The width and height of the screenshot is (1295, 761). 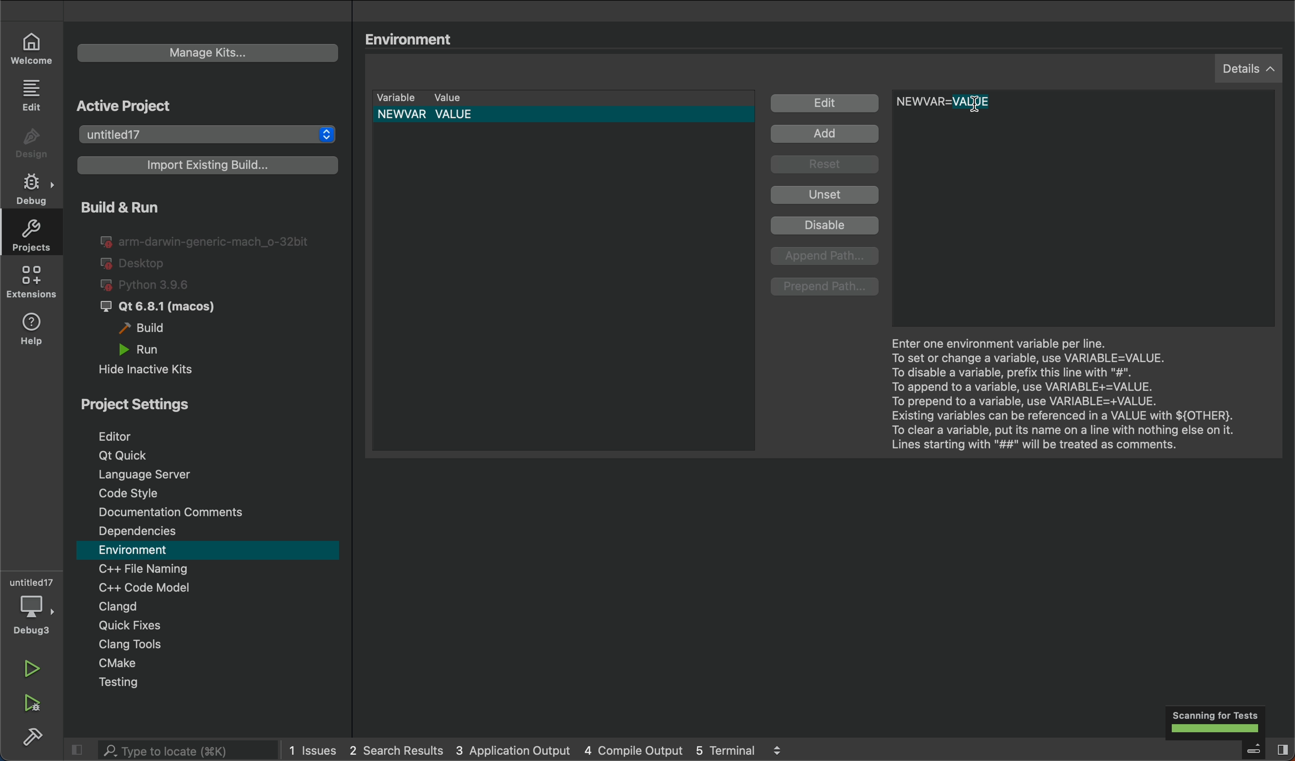 What do you see at coordinates (209, 550) in the screenshot?
I see `environment` at bounding box center [209, 550].